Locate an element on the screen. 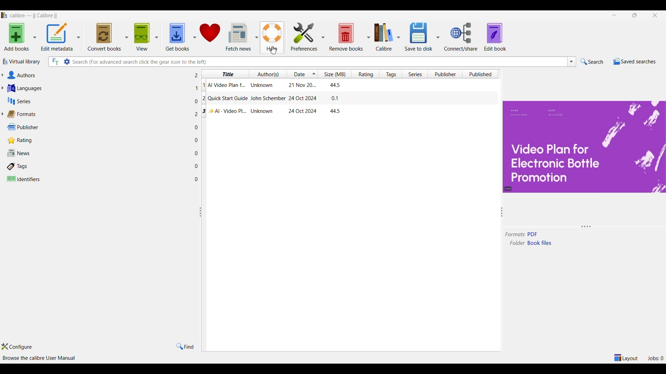  Tags is located at coordinates (95, 166).